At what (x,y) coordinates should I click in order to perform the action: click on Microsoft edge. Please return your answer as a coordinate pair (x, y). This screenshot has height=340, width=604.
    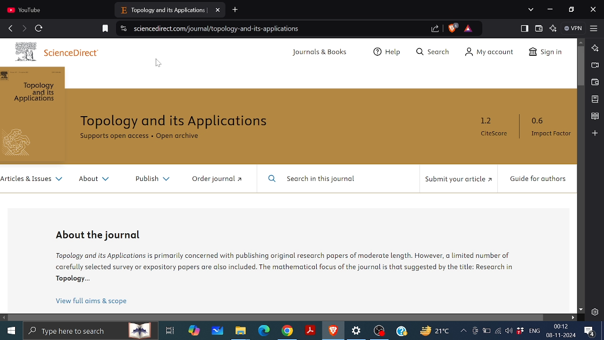
    Looking at the image, I should click on (264, 331).